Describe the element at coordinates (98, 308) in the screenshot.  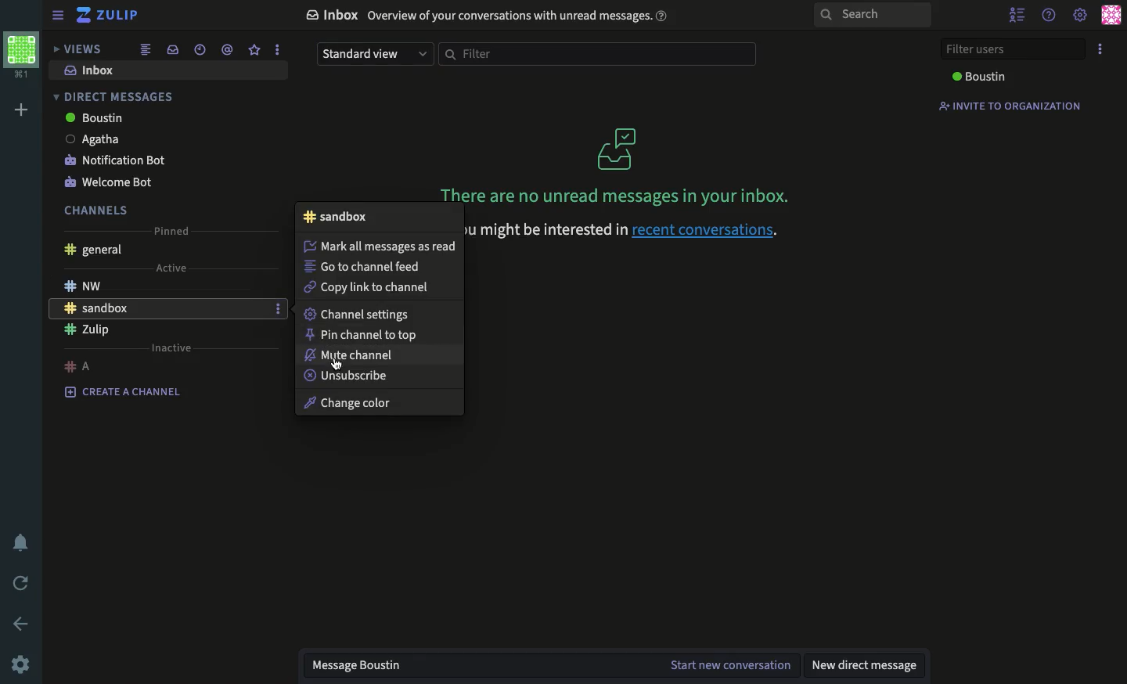
I see `sandbox` at that location.